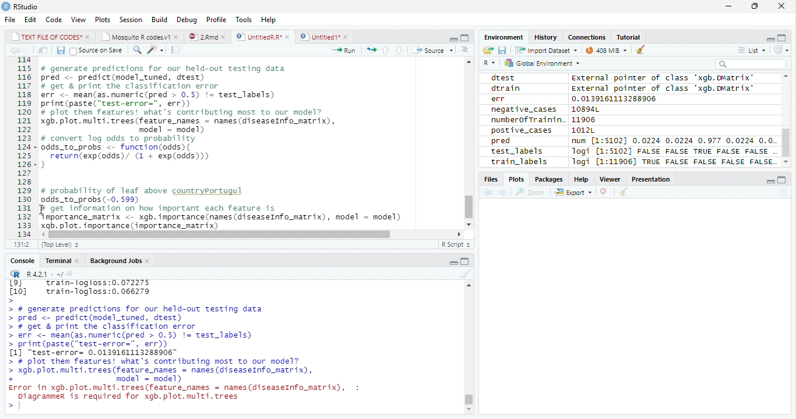  Describe the element at coordinates (587, 109) in the screenshot. I see `10894L` at that location.